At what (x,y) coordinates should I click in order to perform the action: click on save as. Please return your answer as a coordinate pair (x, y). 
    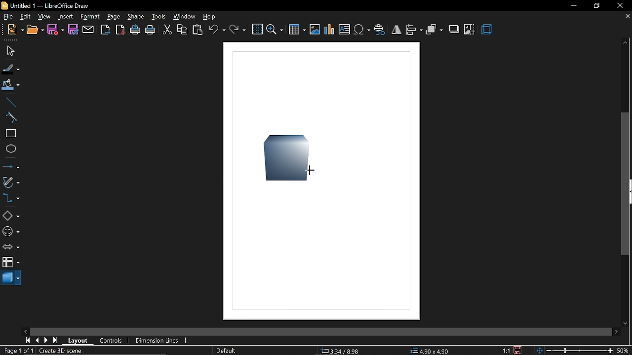
    Looking at the image, I should click on (74, 30).